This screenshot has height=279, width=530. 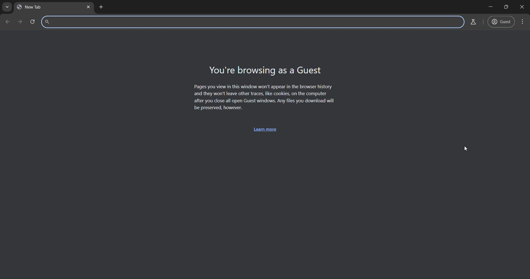 What do you see at coordinates (19, 22) in the screenshot?
I see `reload ` at bounding box center [19, 22].